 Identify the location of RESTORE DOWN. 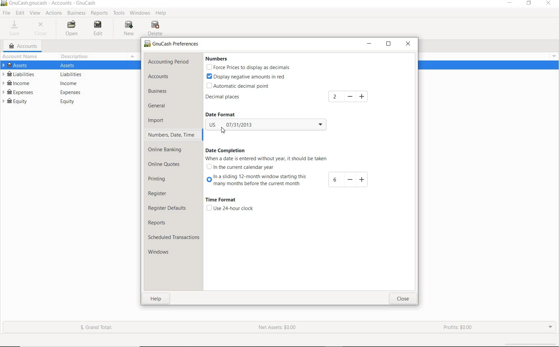
(531, 4).